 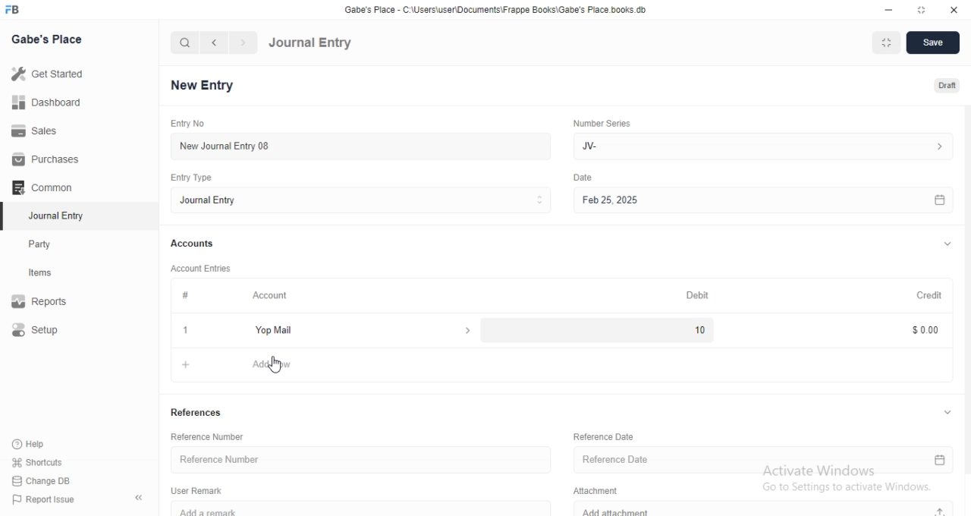 I want to click on Jv-, so click(x=766, y=145).